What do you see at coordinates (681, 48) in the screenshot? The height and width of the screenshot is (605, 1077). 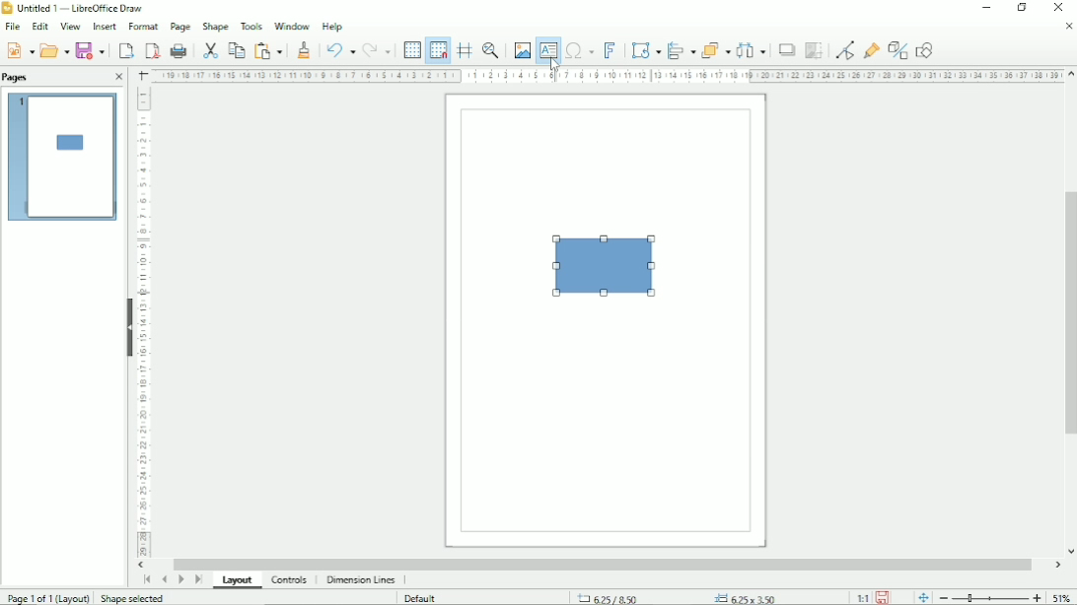 I see `Align objects` at bounding box center [681, 48].